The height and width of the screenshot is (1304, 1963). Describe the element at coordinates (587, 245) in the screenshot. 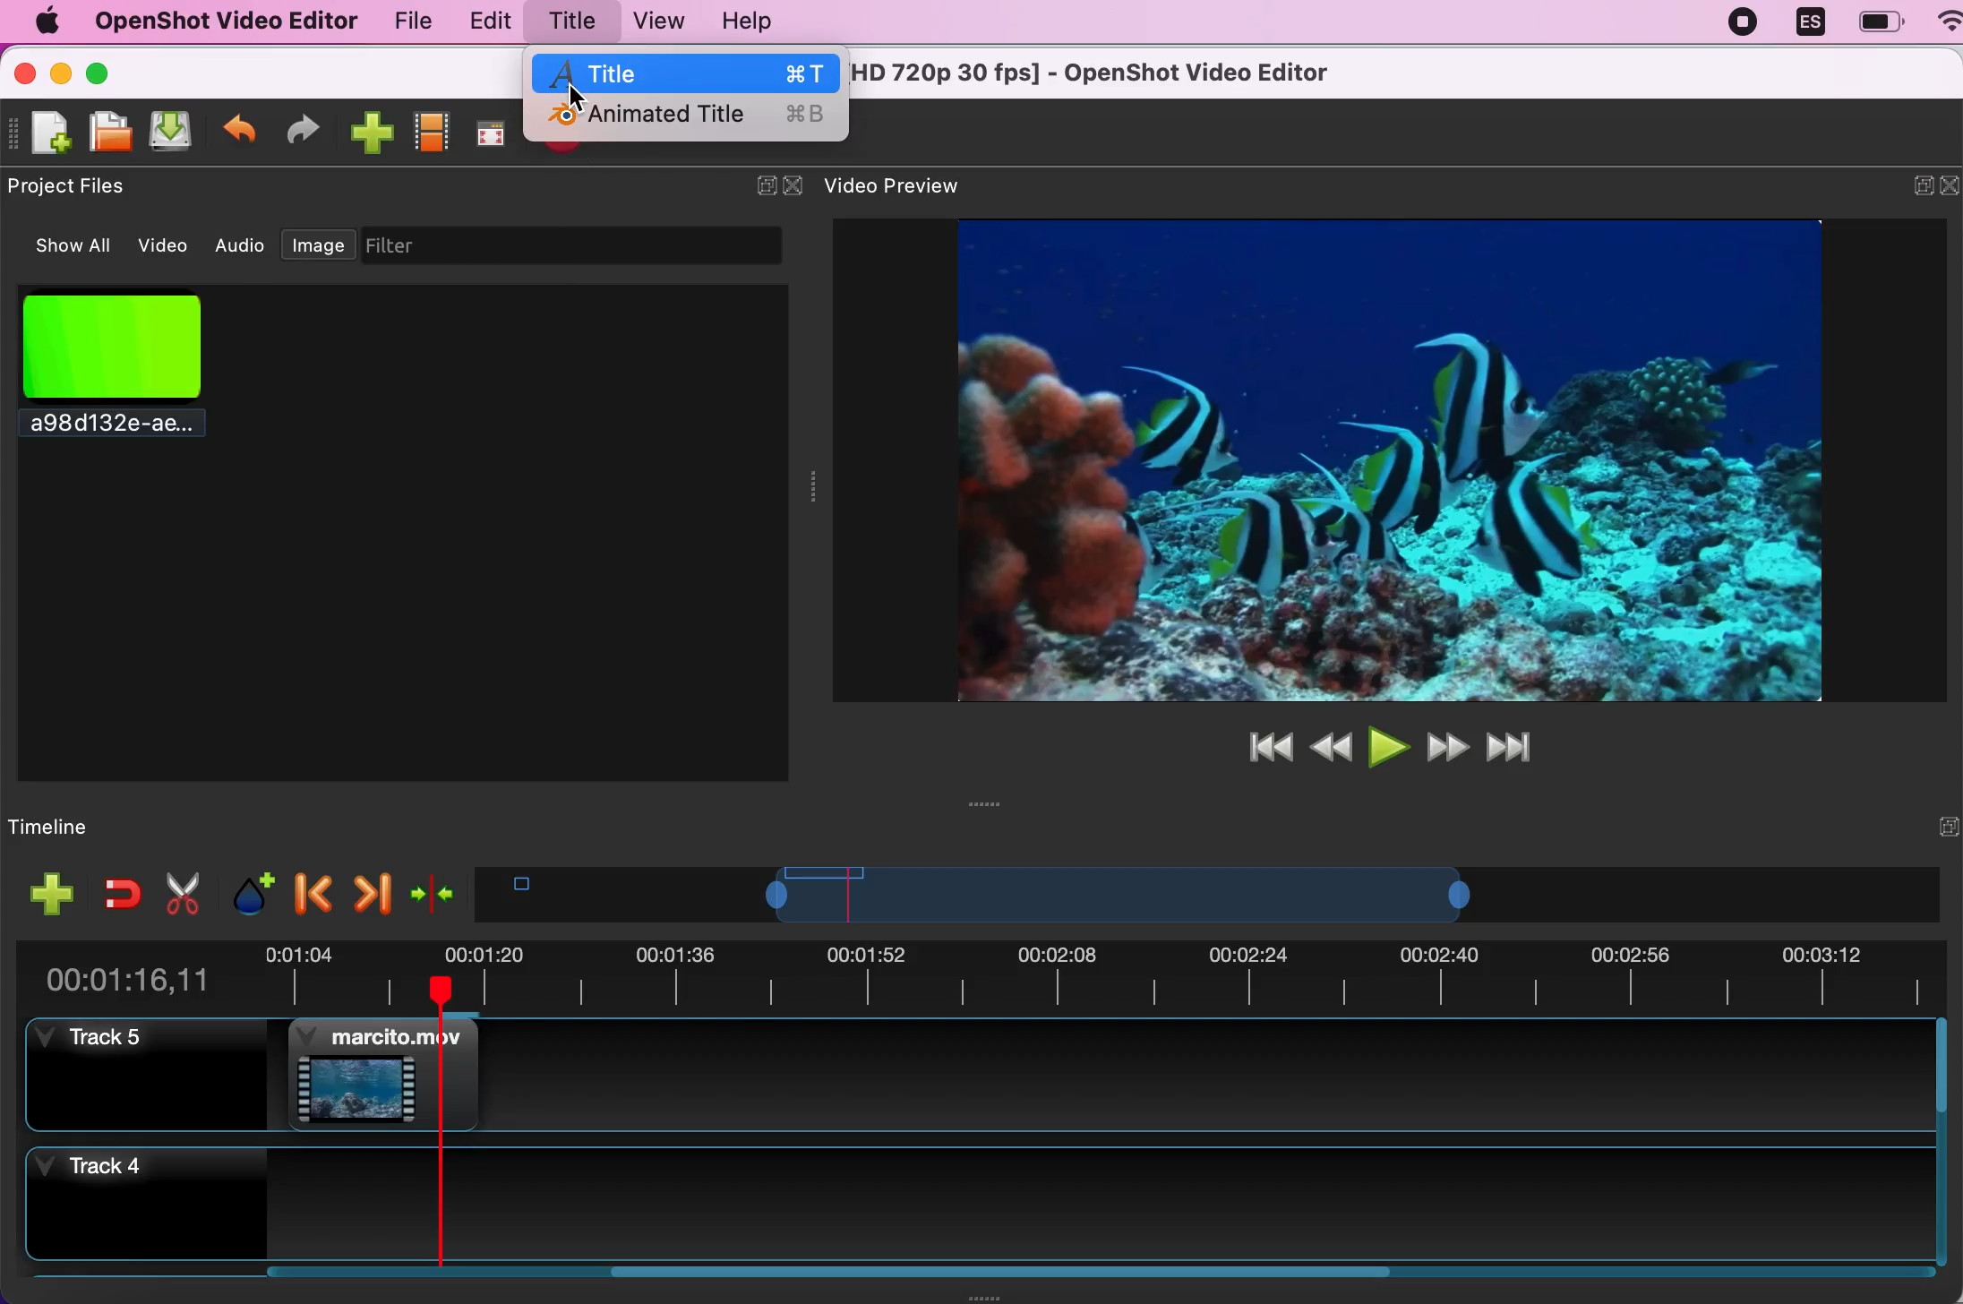

I see `filter` at that location.